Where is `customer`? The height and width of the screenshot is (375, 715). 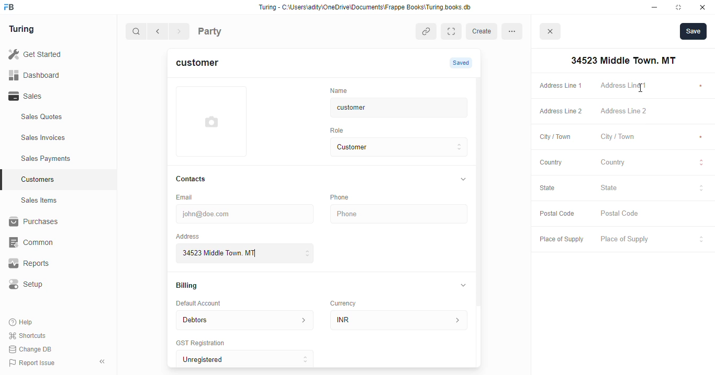
customer is located at coordinates (390, 108).